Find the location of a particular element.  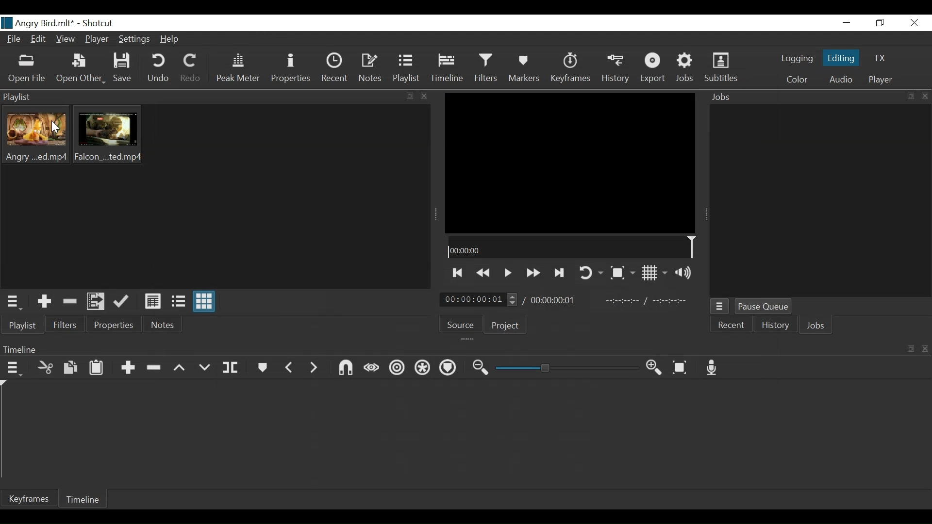

Ripple all tracks is located at coordinates (421, 368).